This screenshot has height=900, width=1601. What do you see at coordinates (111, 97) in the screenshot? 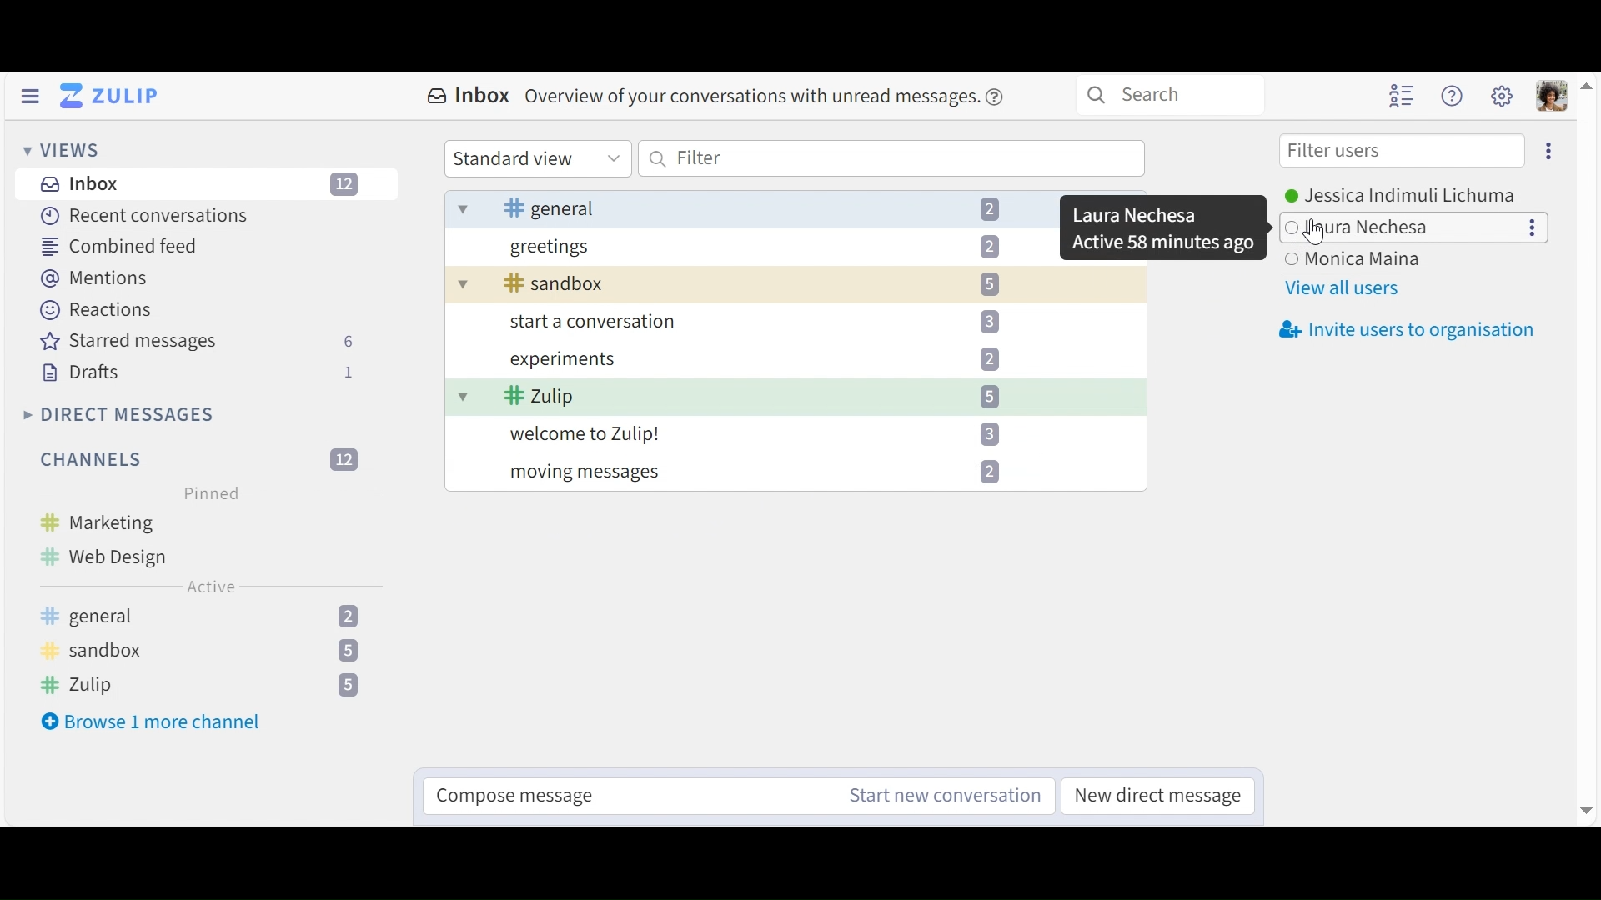
I see `Go to Home View (inbox)` at bounding box center [111, 97].